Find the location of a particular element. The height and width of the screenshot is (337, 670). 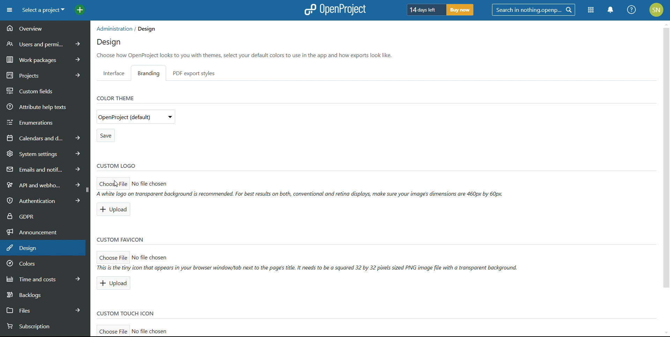

upload is located at coordinates (113, 283).